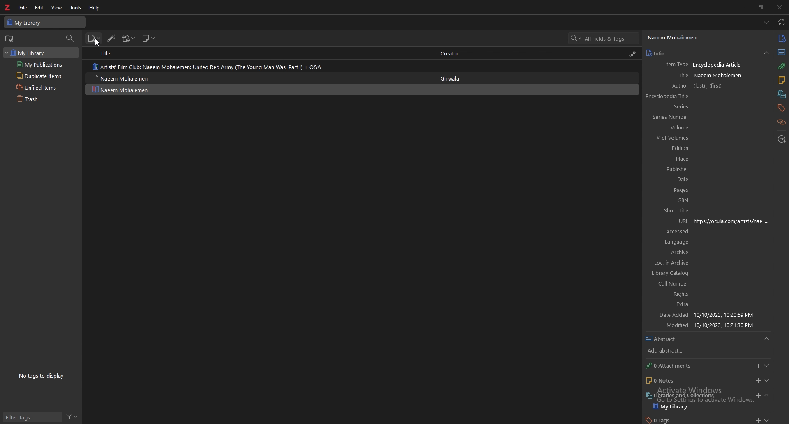 The width and height of the screenshot is (789, 424). Describe the element at coordinates (668, 243) in the screenshot. I see `language` at that location.